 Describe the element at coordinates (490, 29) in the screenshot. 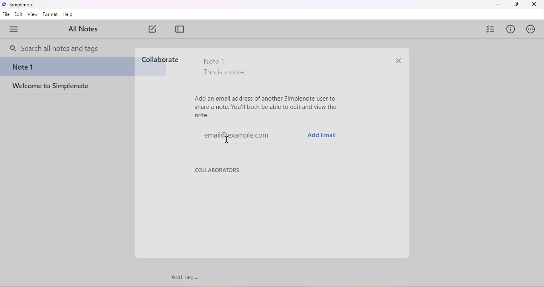

I see `insert checklist` at that location.